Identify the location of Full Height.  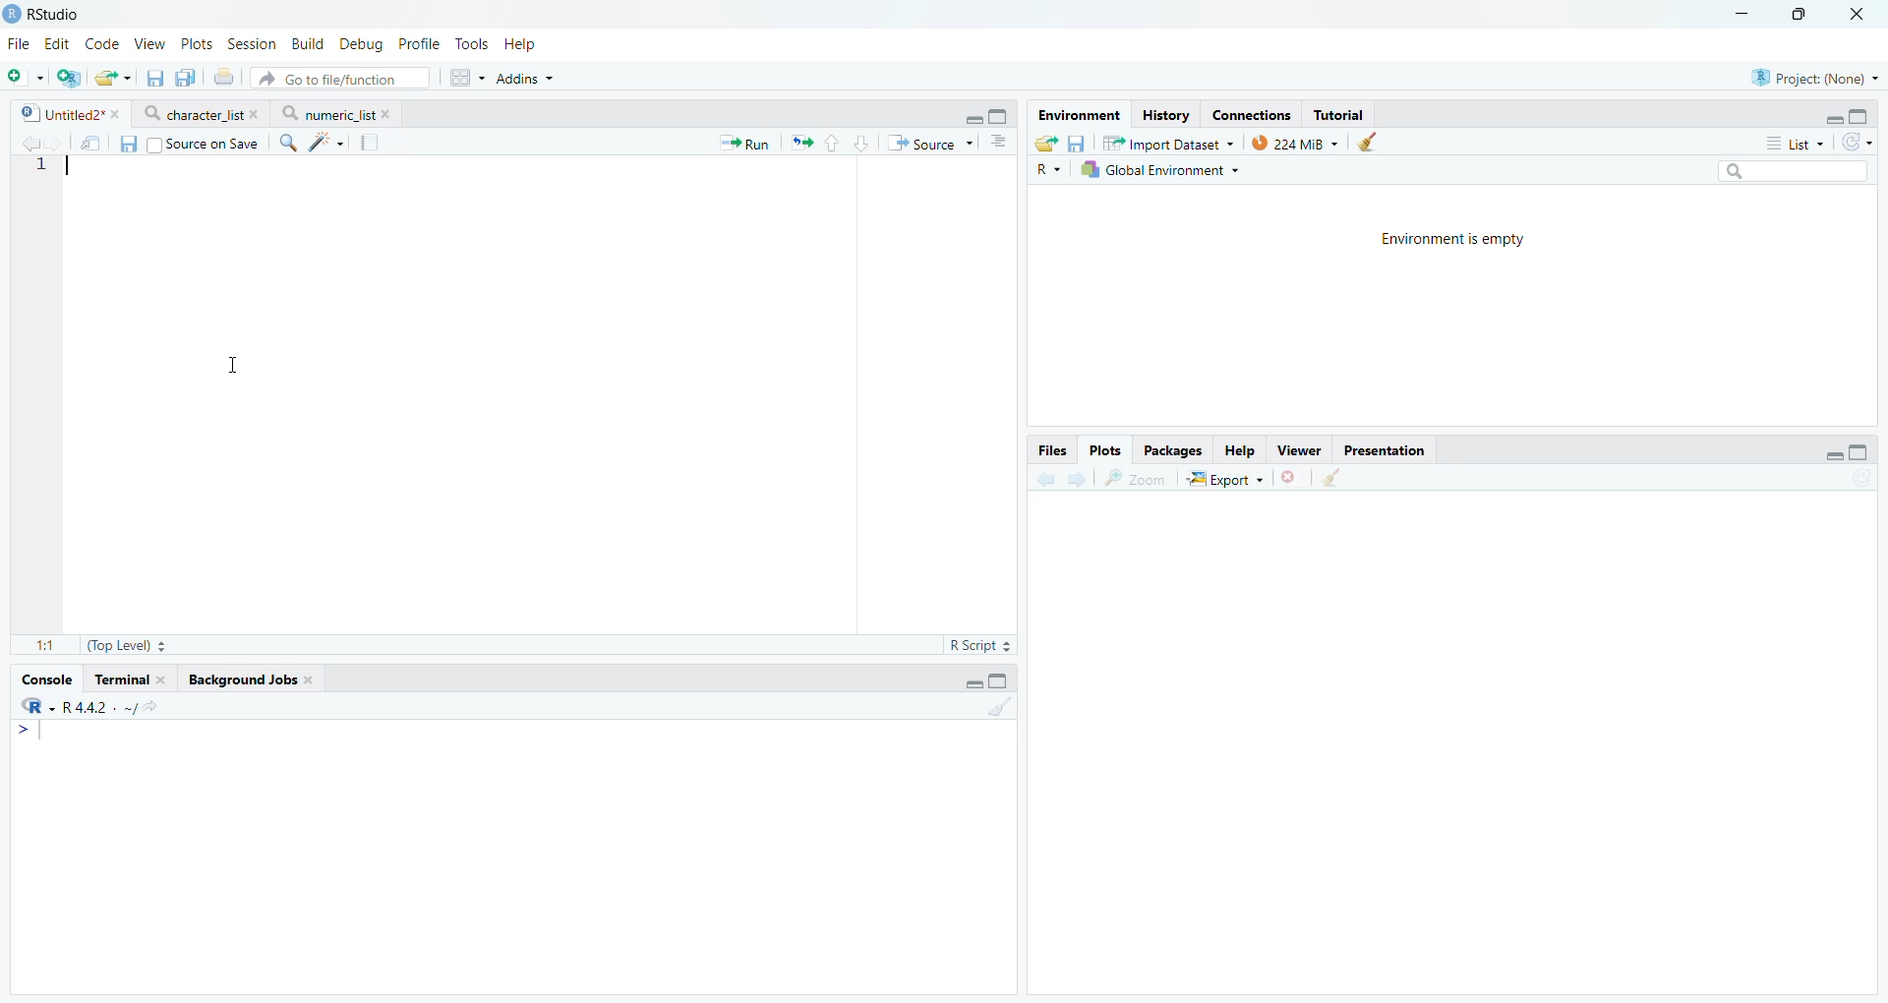
(1001, 115).